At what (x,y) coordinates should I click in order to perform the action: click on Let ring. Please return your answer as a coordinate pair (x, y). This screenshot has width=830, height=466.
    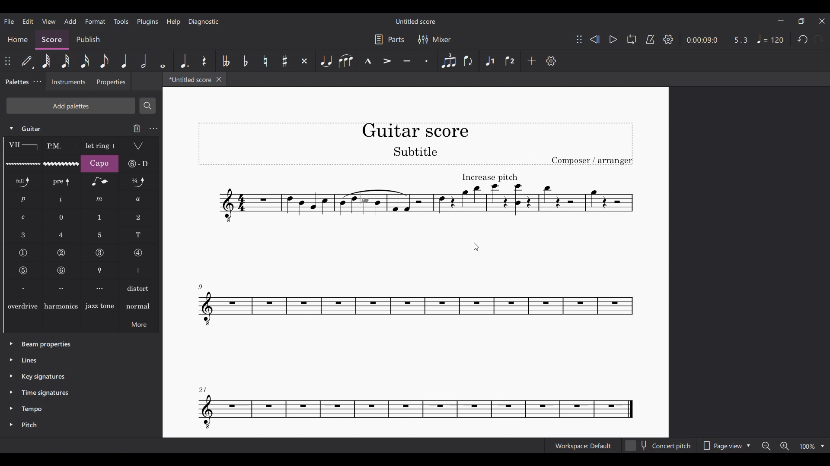
    Looking at the image, I should click on (100, 146).